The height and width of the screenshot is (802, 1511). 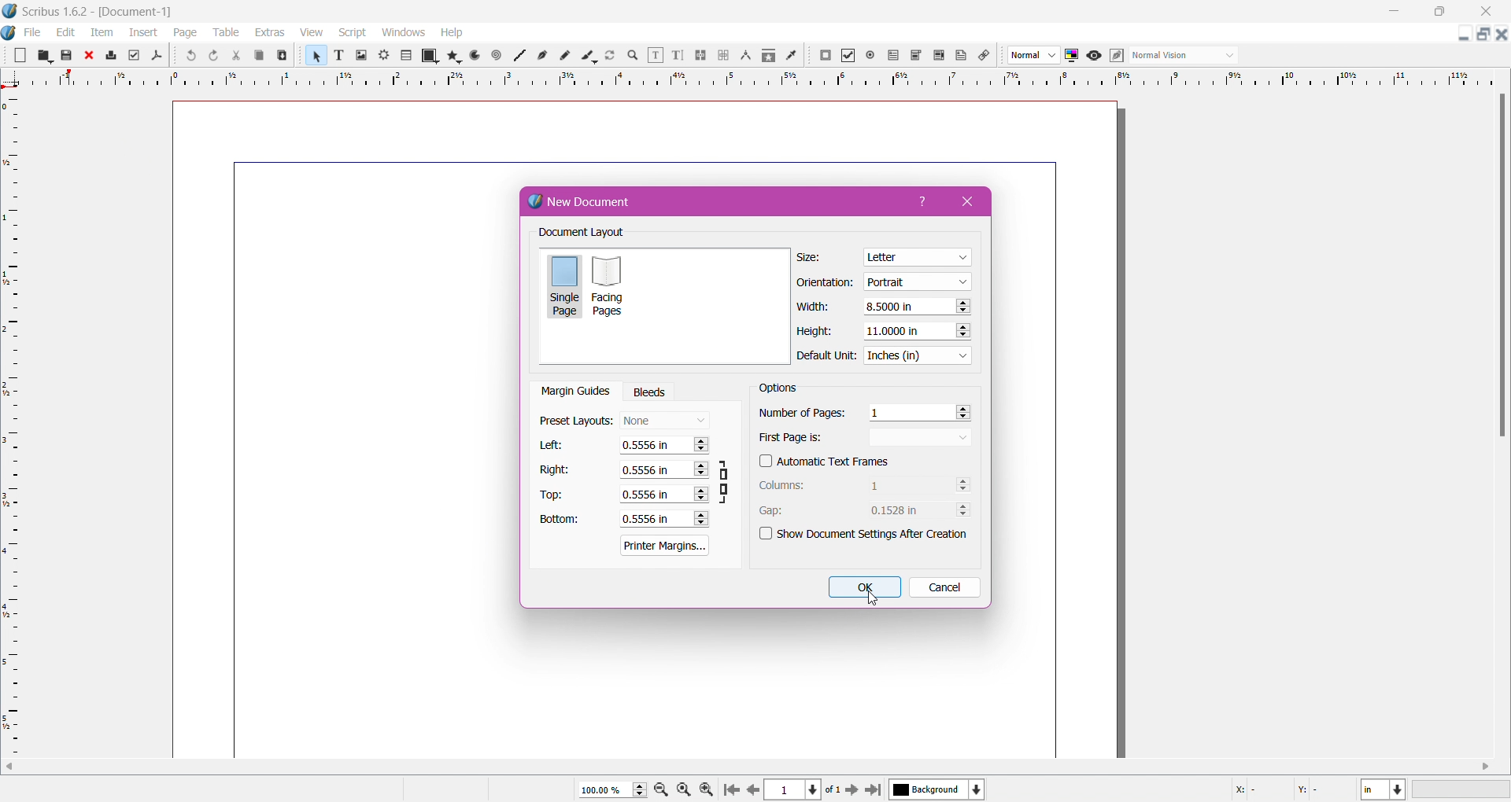 I want to click on Left scale, so click(x=13, y=413).